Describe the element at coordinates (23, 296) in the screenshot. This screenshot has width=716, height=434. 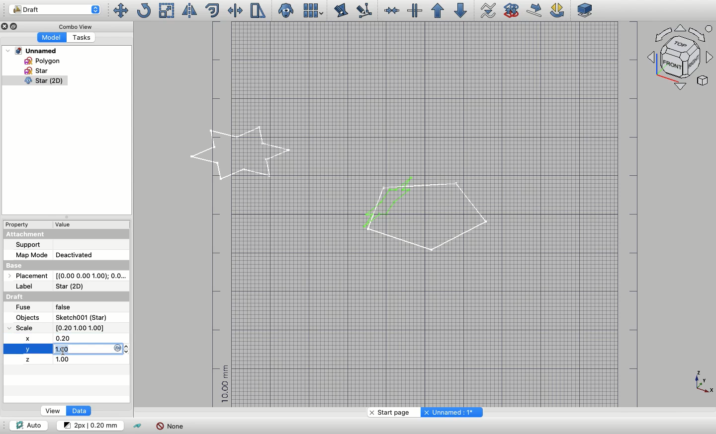
I see `Draft` at that location.